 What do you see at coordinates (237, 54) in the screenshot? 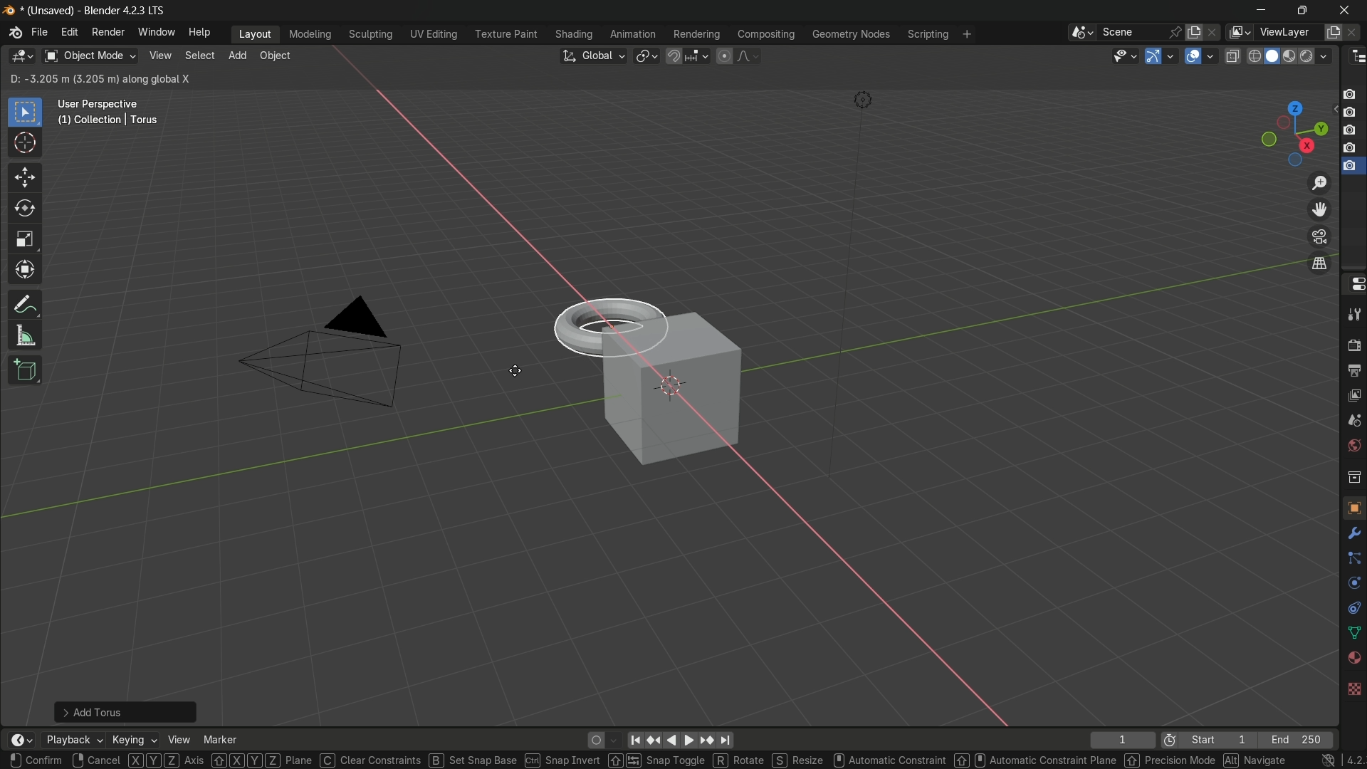
I see `add` at bounding box center [237, 54].